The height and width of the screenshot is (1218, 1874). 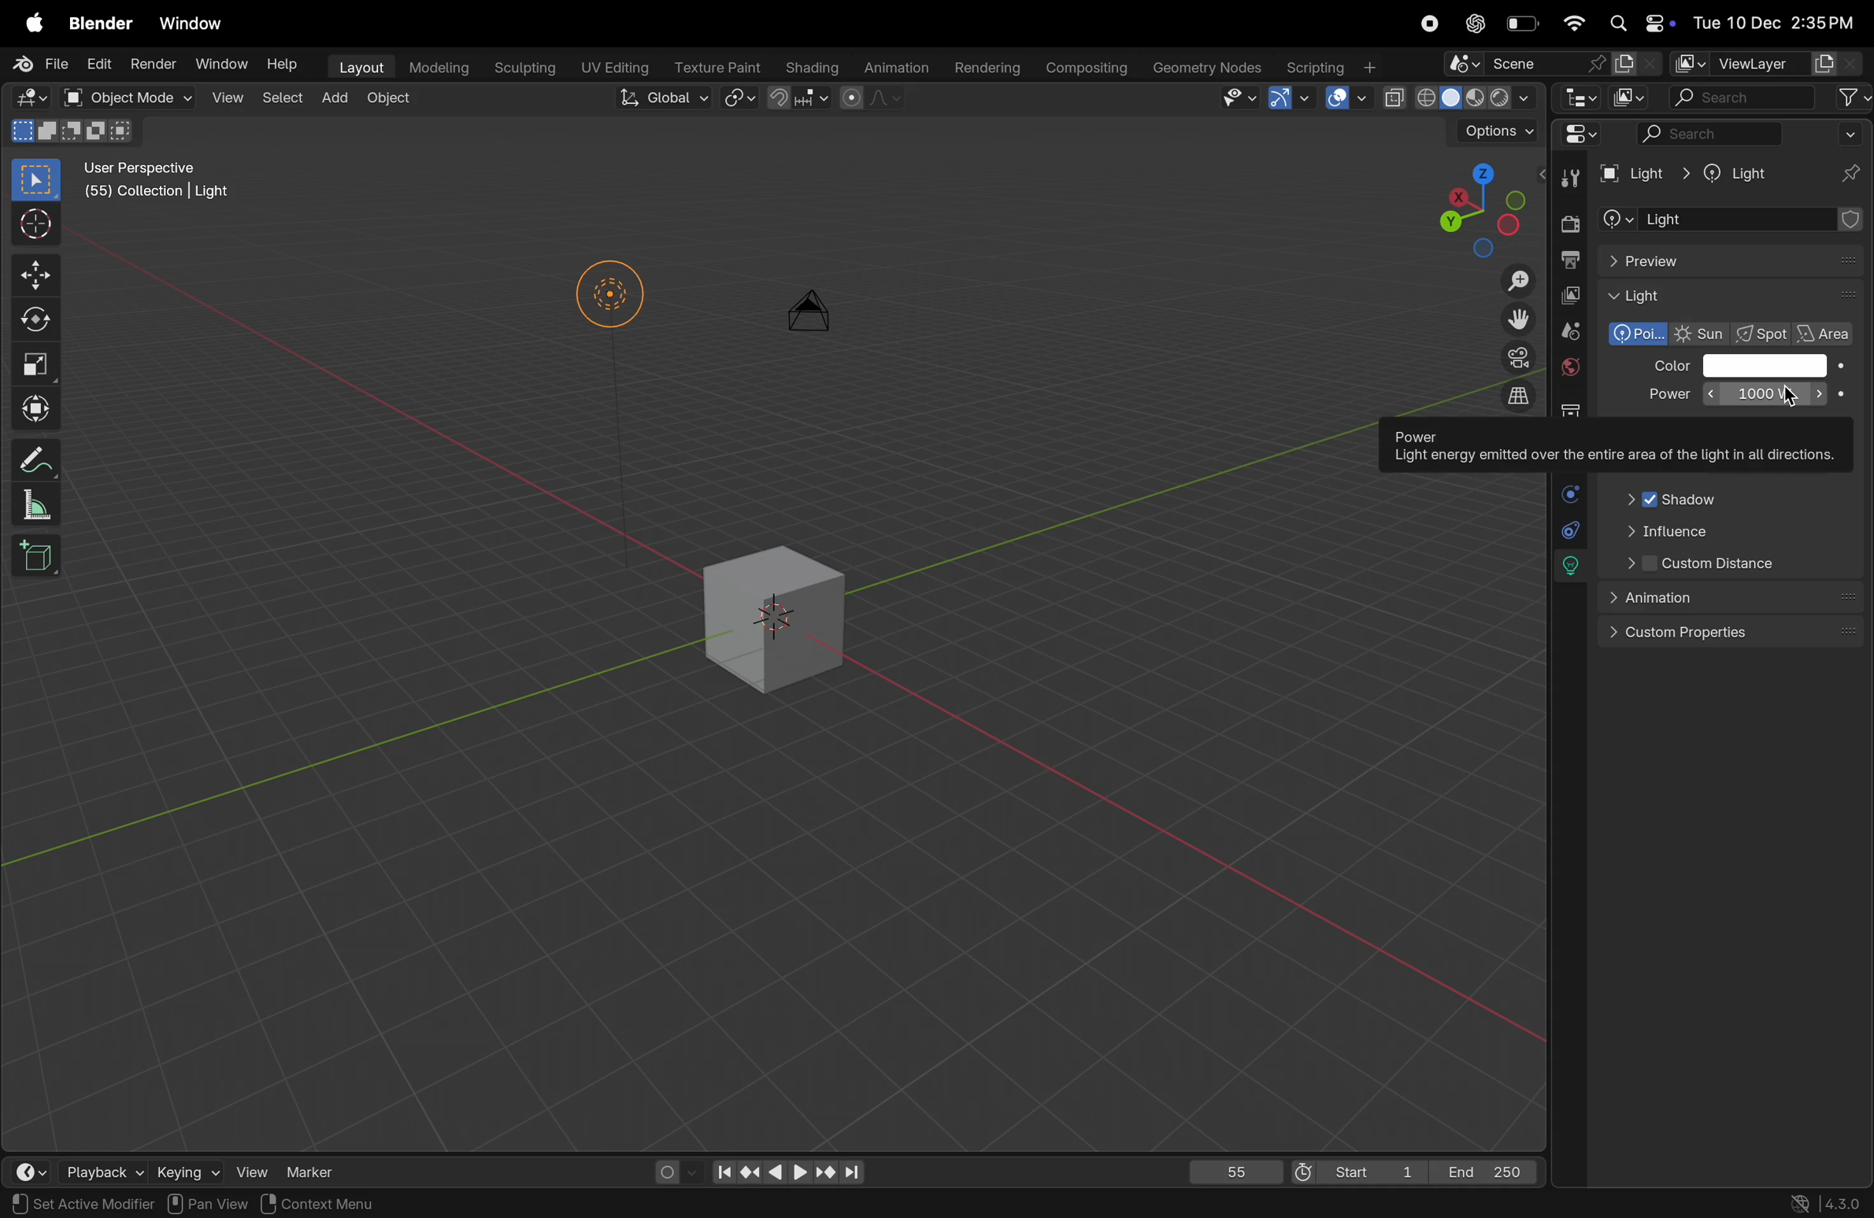 I want to click on move, so click(x=35, y=276).